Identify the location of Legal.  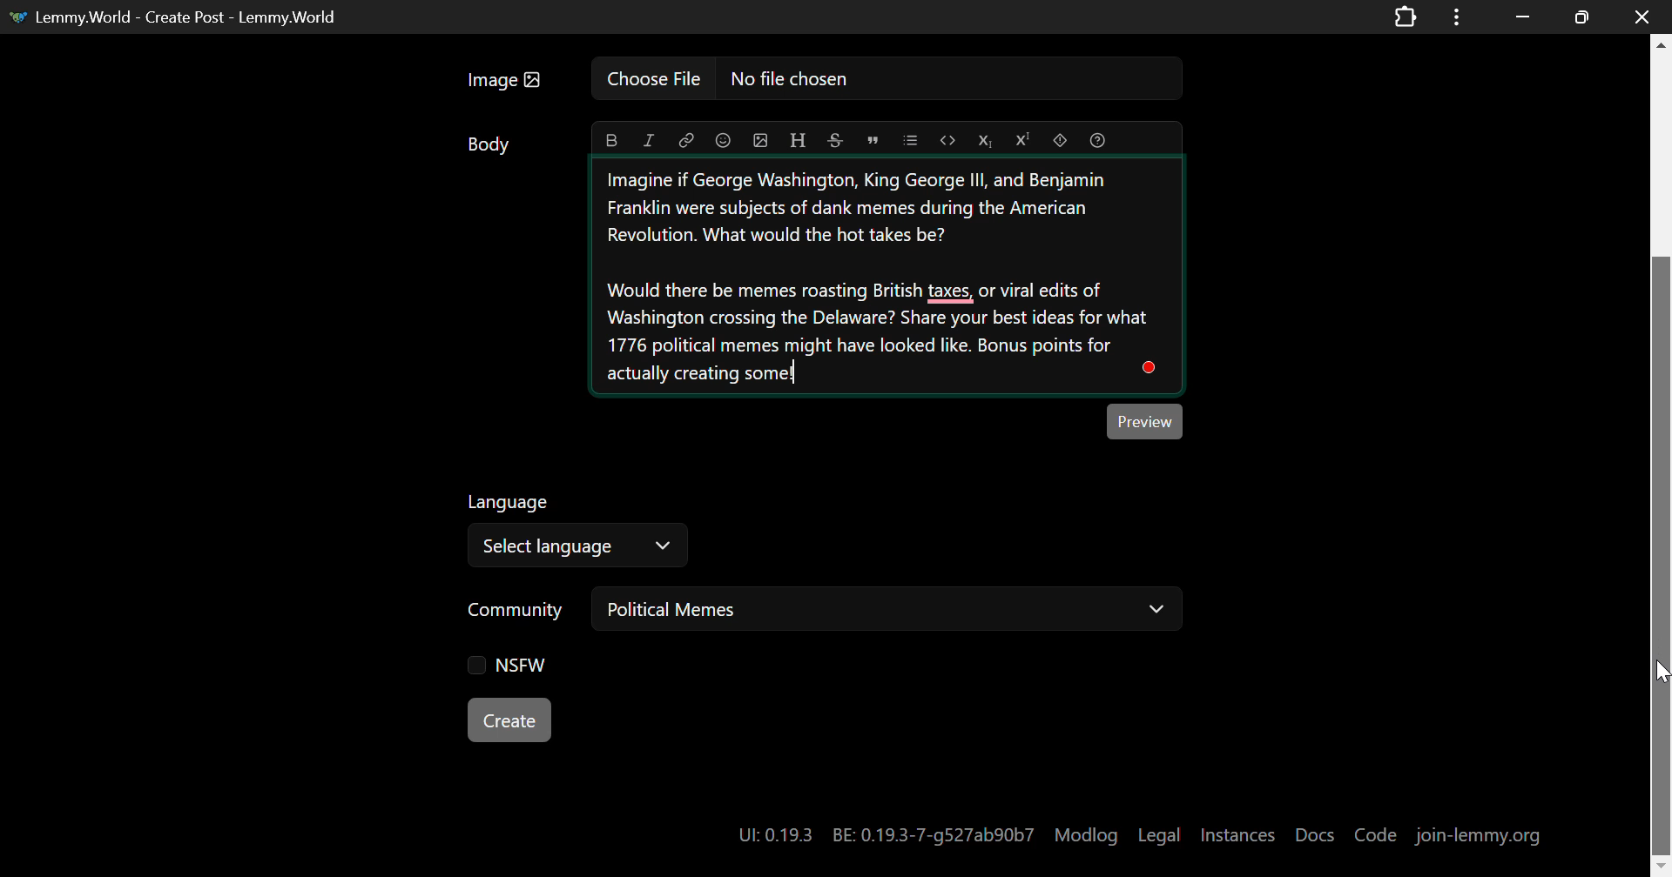
(1159, 835).